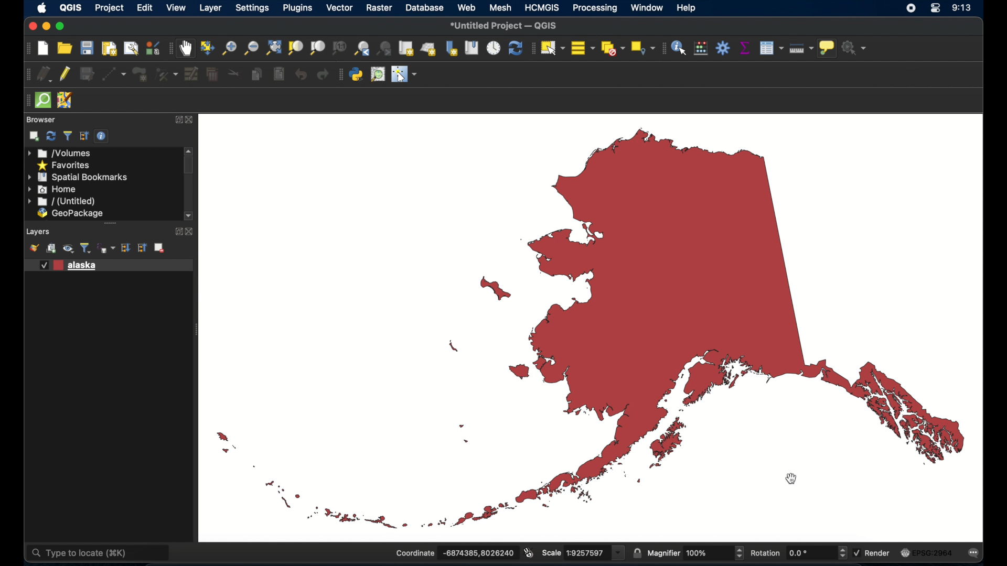  What do you see at coordinates (42, 101) in the screenshot?
I see `quicksom` at bounding box center [42, 101].